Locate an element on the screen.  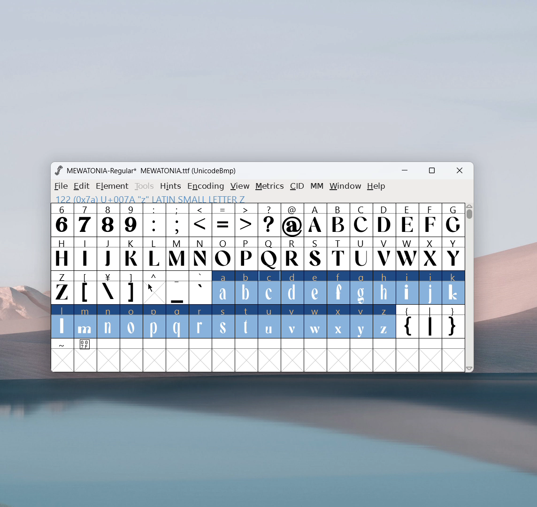
MEWATONIA-Regular* MEWATONIA.ttf (UnicodeBmp) is located at coordinates (153, 171).